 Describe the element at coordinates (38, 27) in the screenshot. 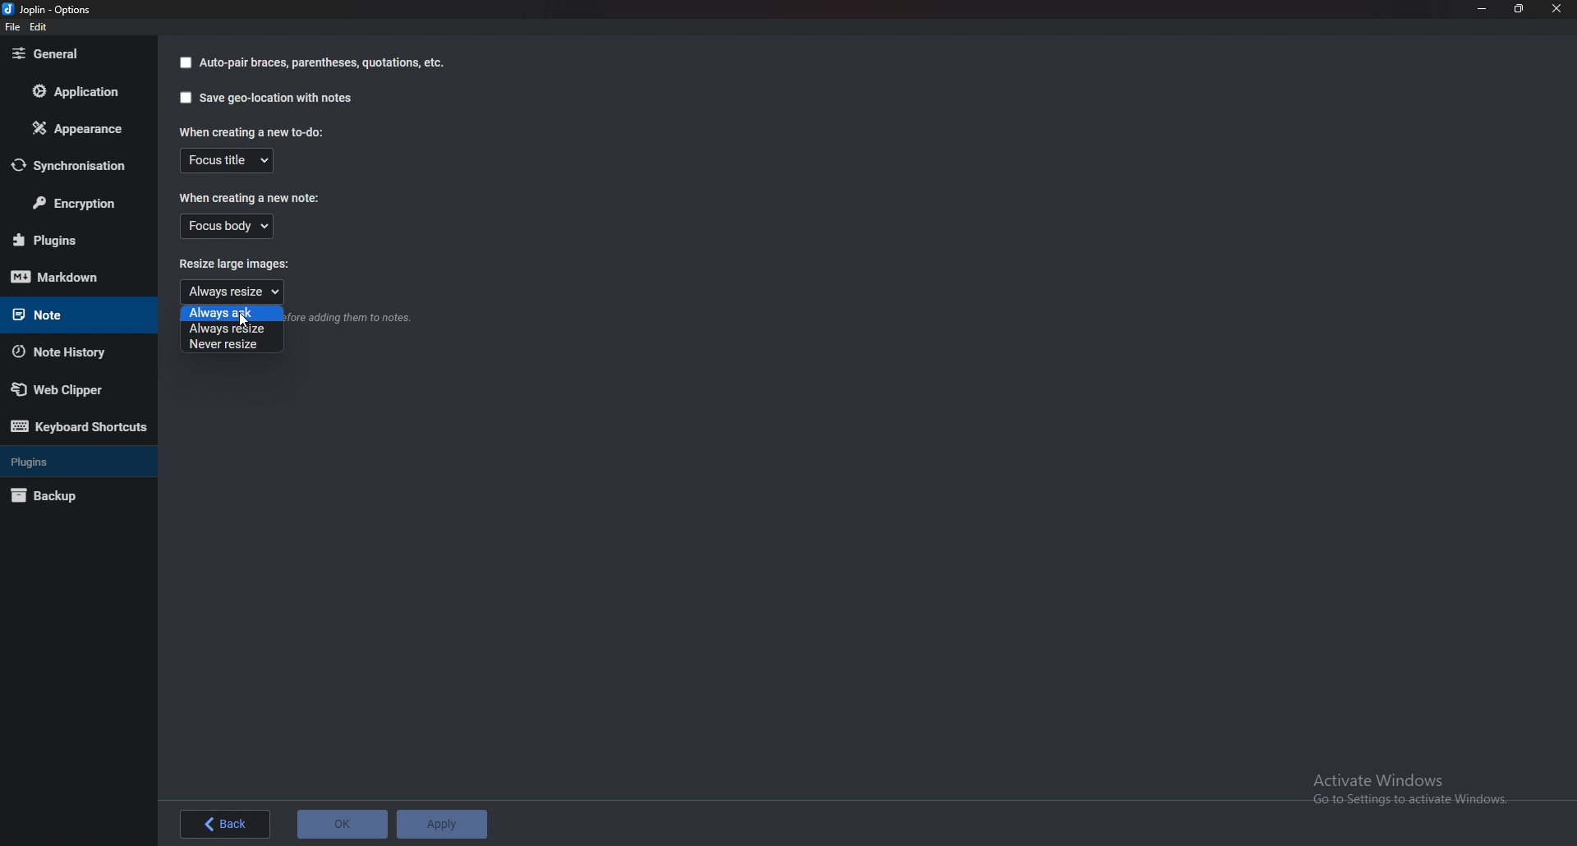

I see `edit` at that location.